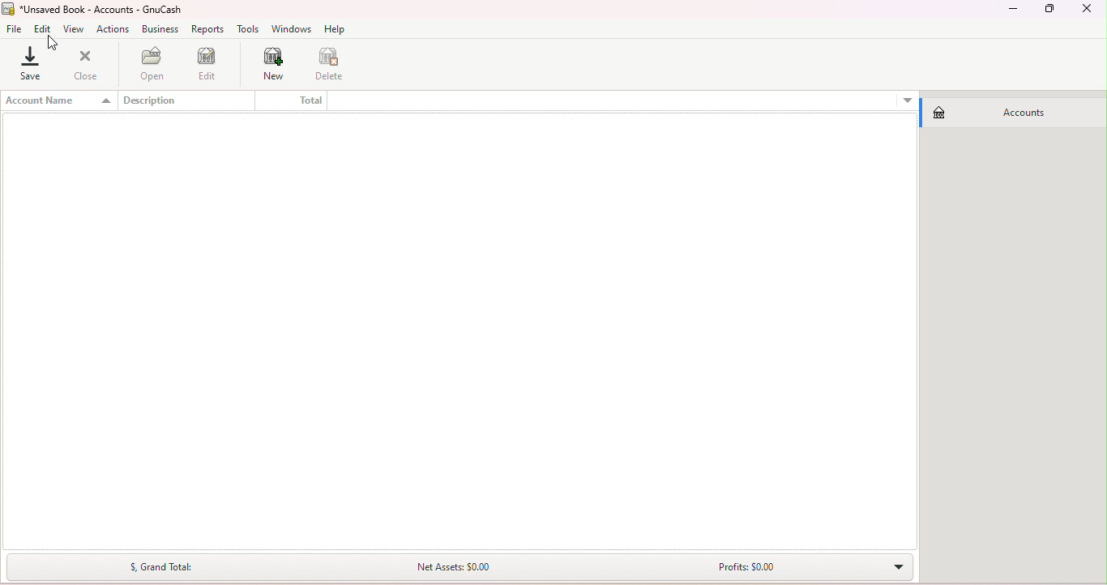 The height and width of the screenshot is (585, 1107). I want to click on Windows, so click(290, 28).